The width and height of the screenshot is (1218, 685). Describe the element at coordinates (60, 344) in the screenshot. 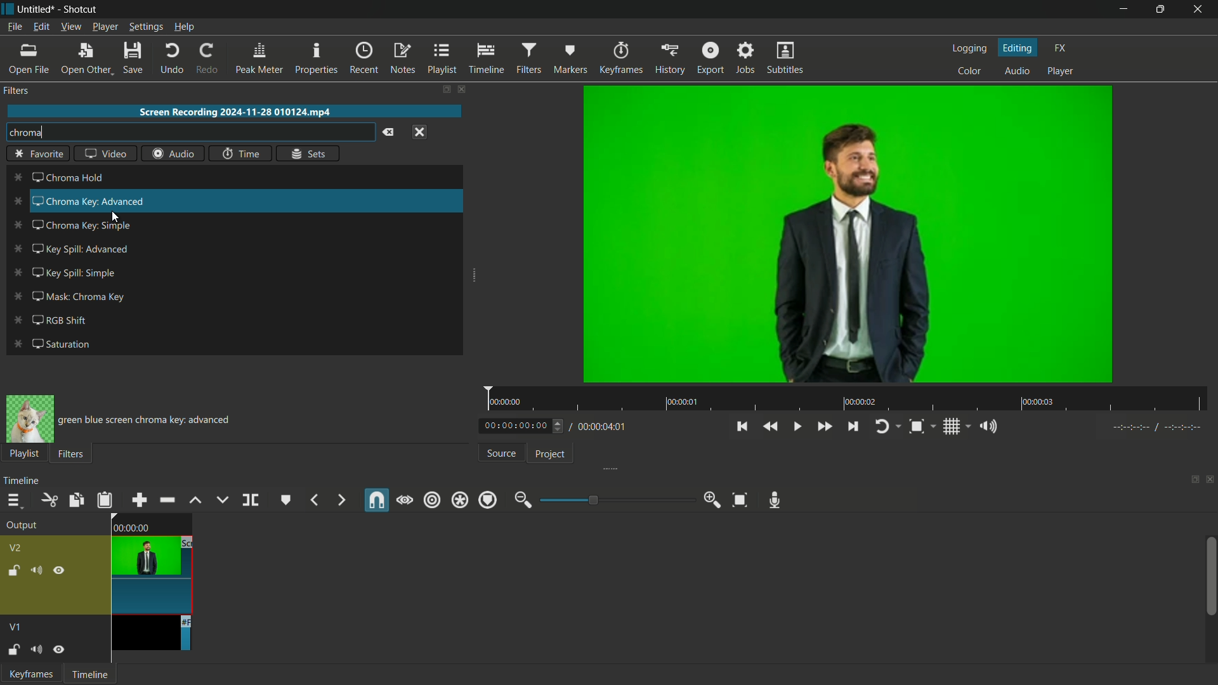

I see `saturation` at that location.